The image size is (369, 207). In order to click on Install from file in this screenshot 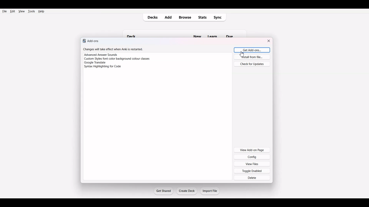, I will do `click(252, 57)`.